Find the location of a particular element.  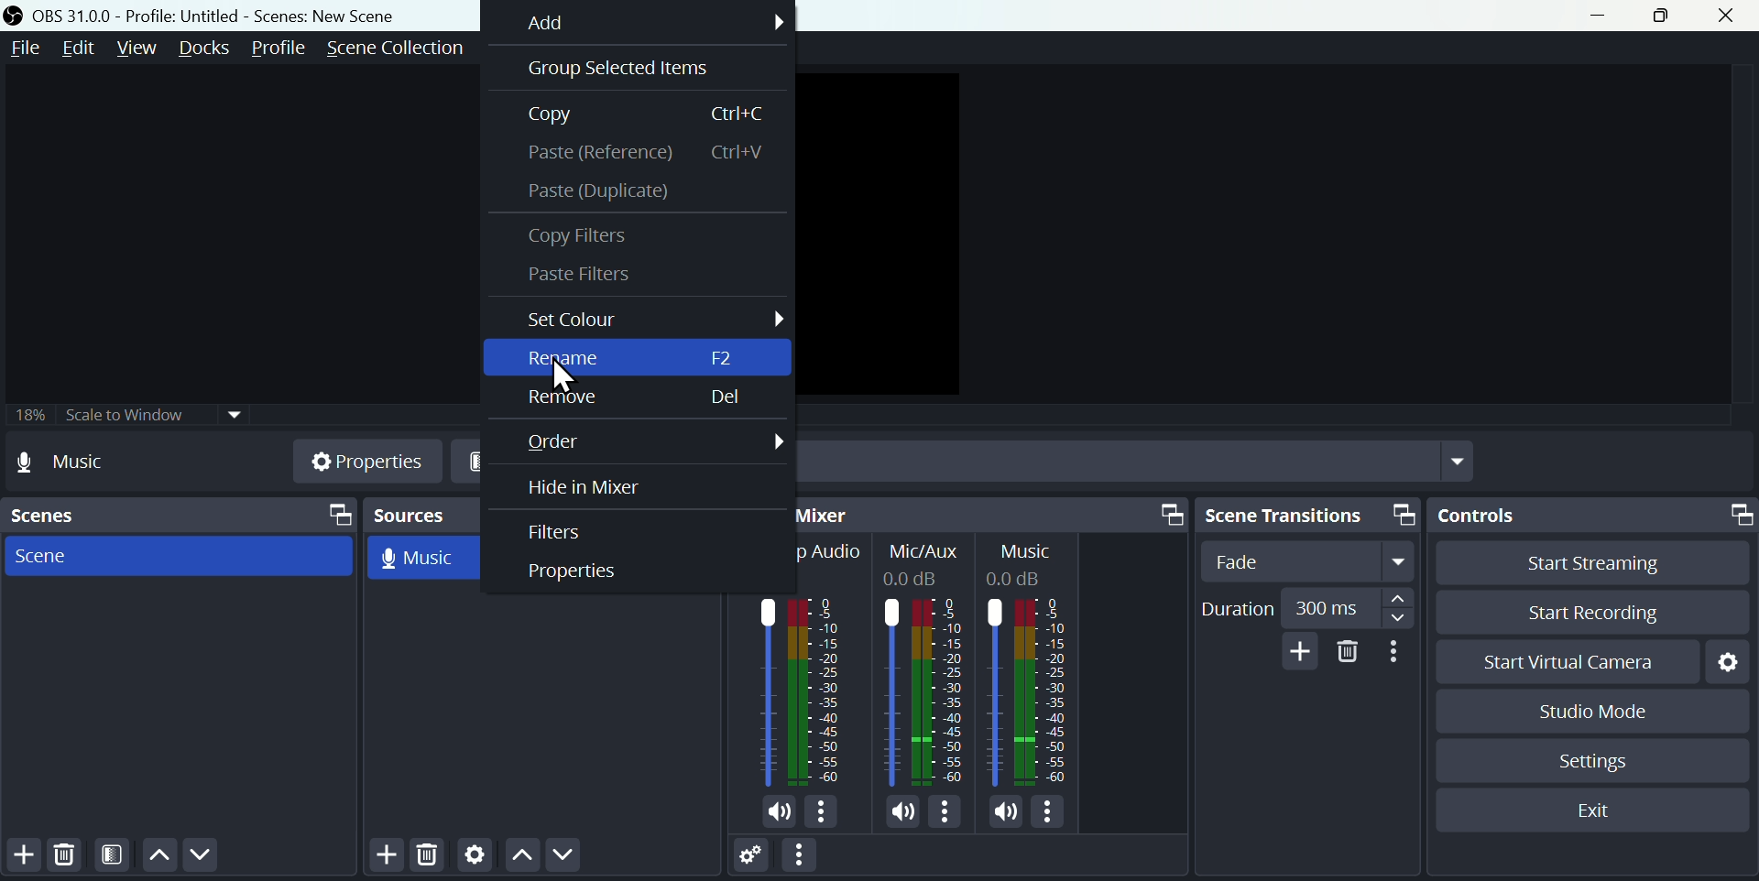

Add is located at coordinates (385, 857).